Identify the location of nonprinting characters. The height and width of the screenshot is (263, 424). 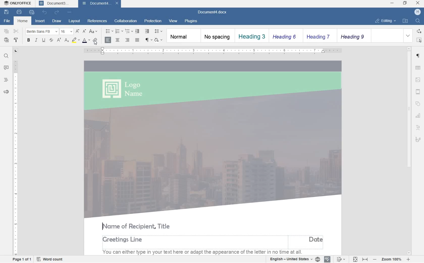
(148, 40).